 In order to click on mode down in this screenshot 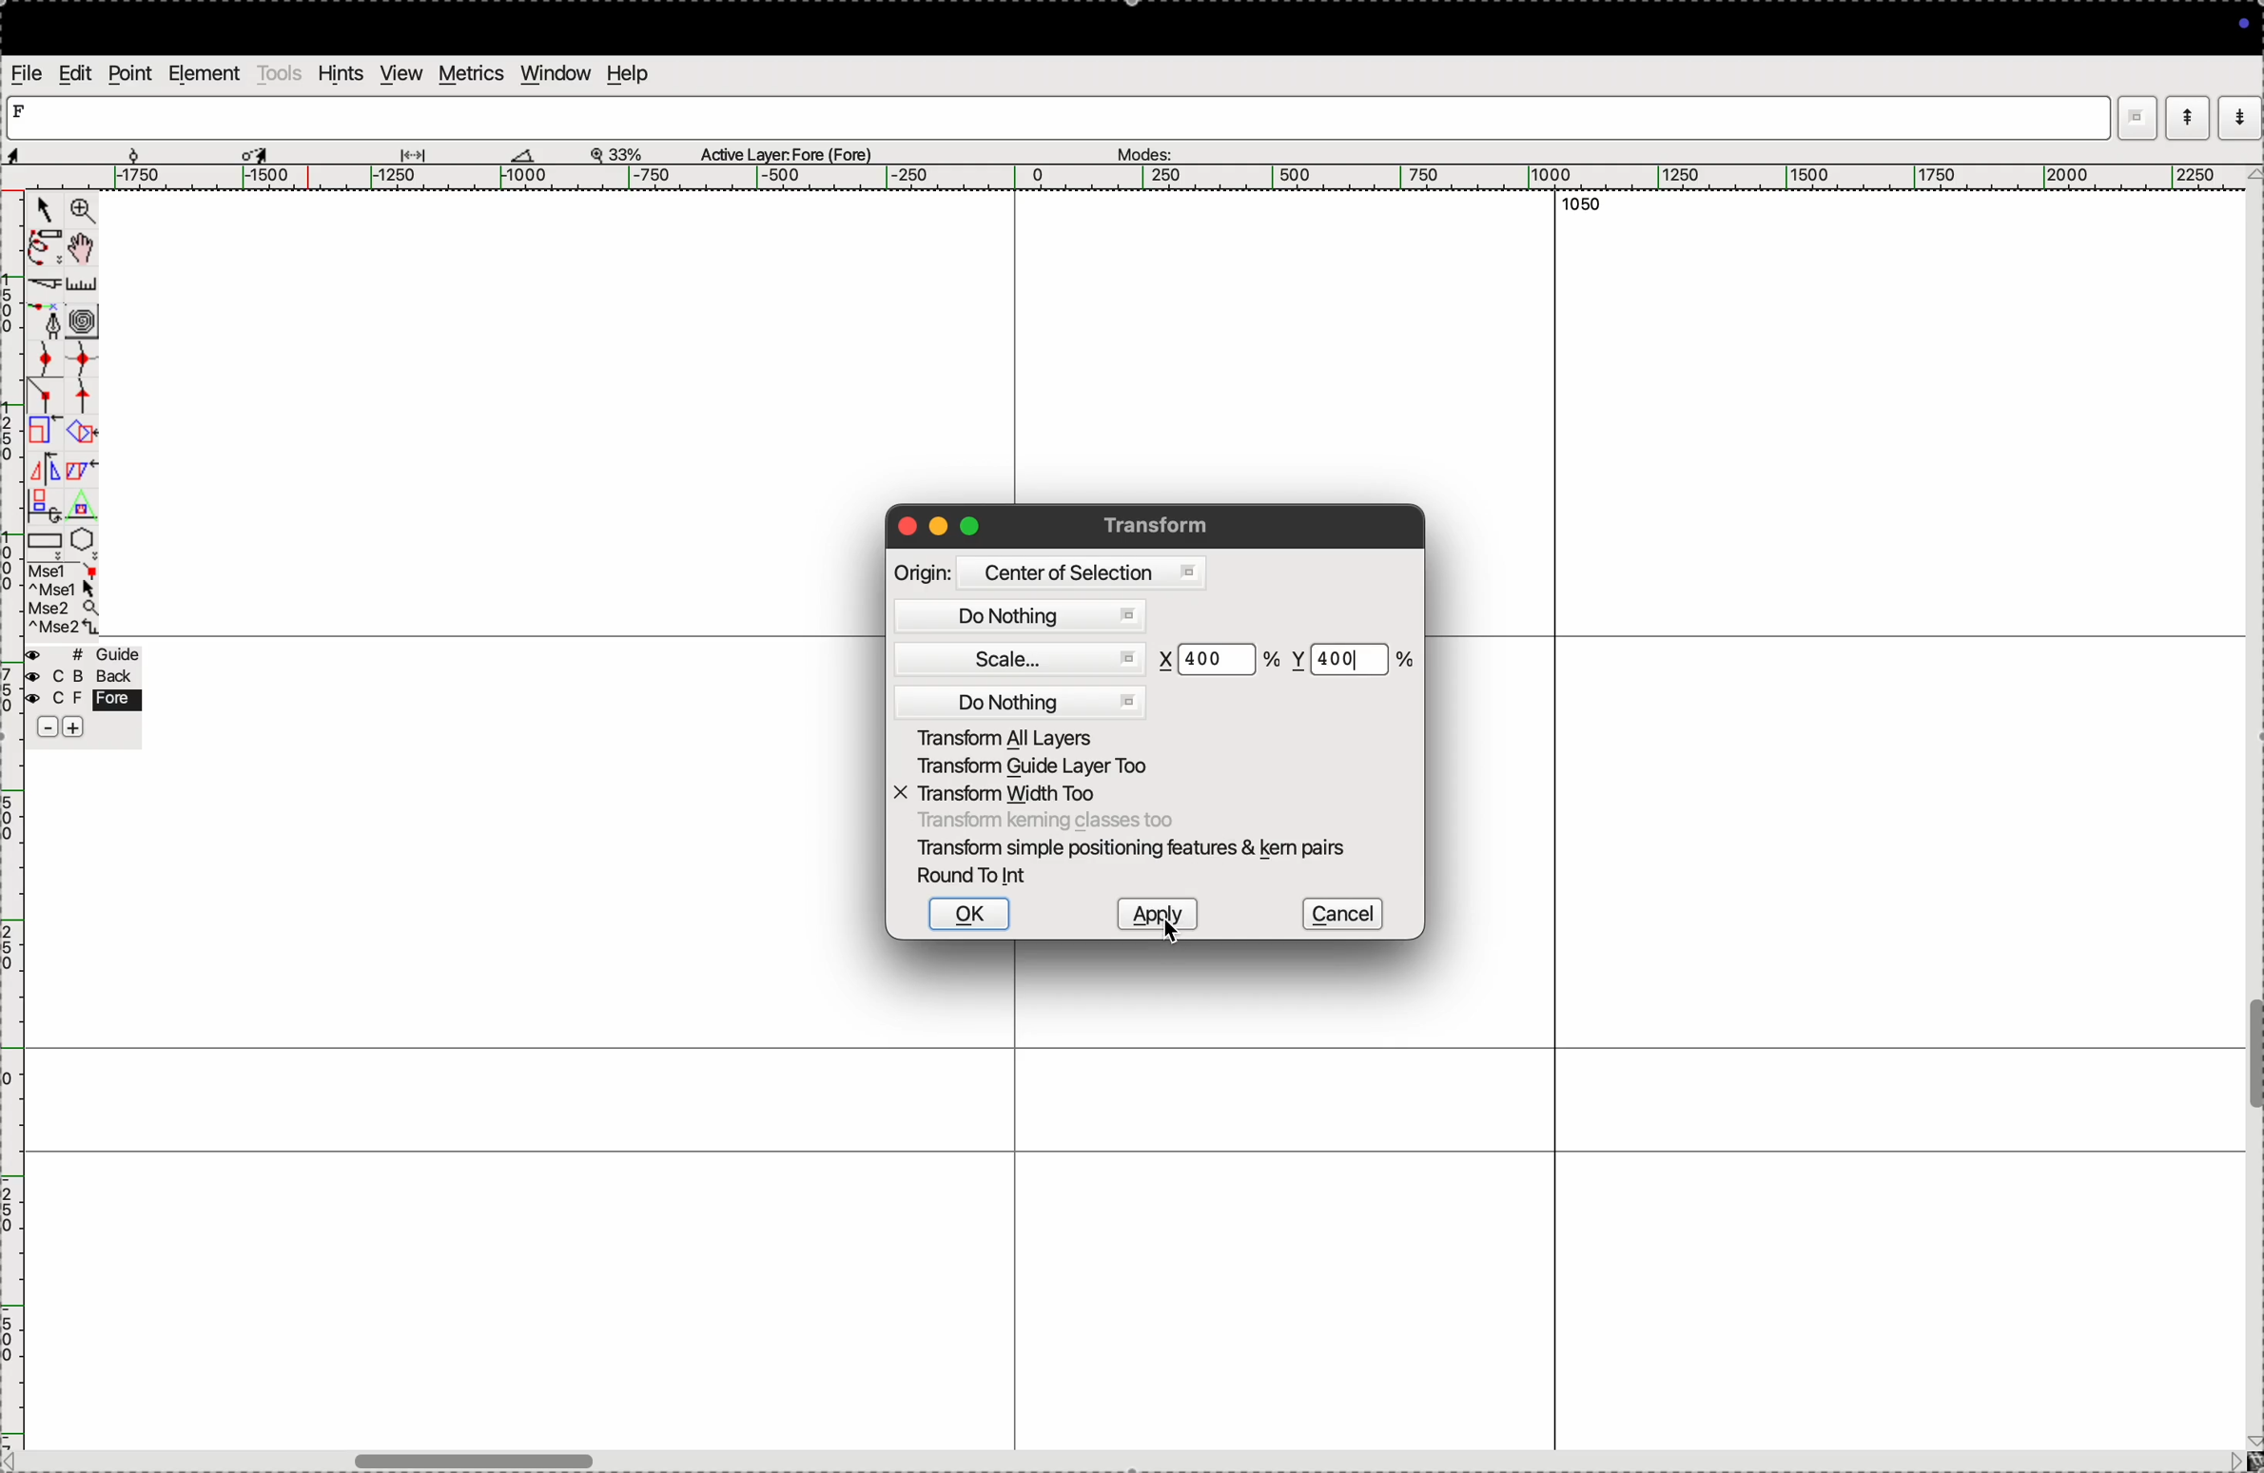, I will do `click(2240, 115)`.